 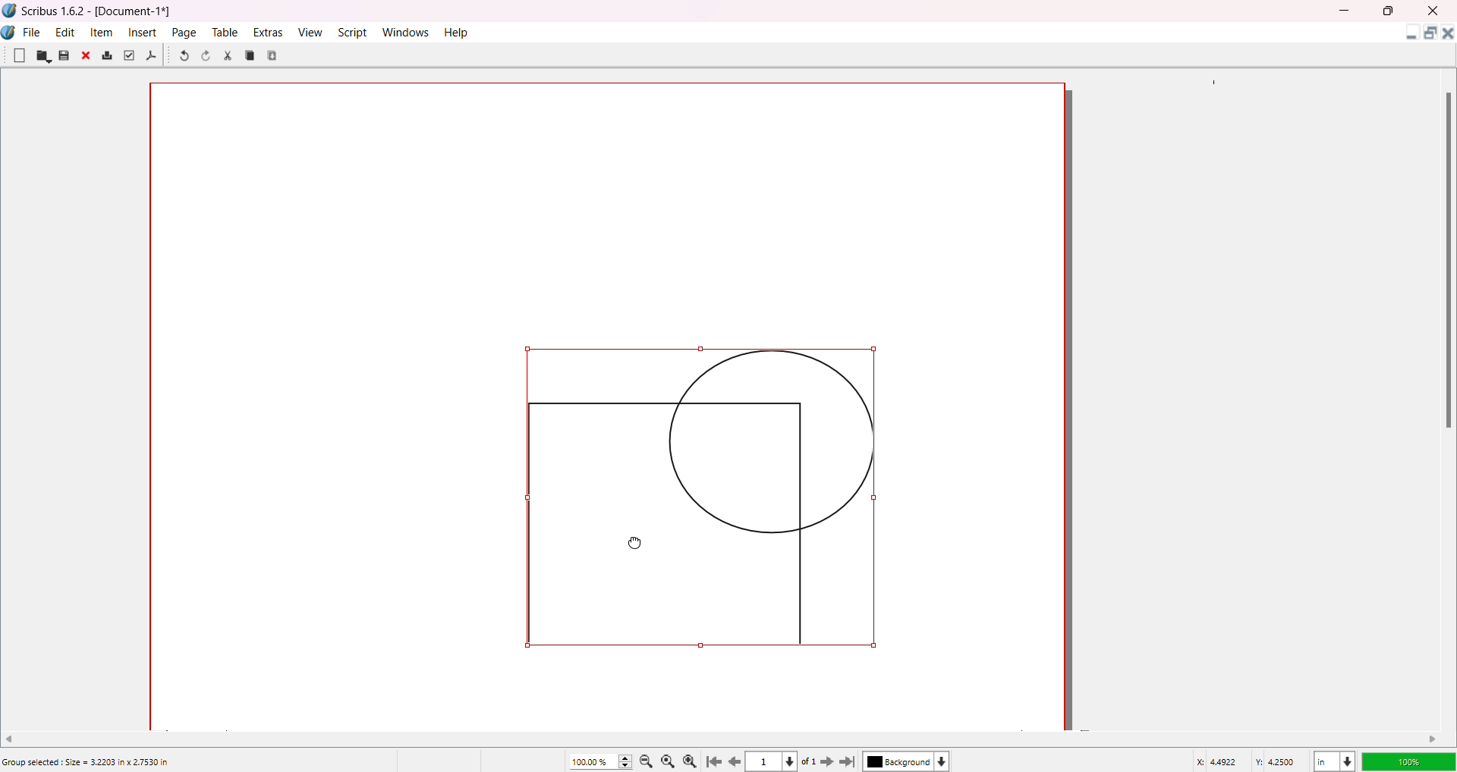 I want to click on Table, so click(x=224, y=32).